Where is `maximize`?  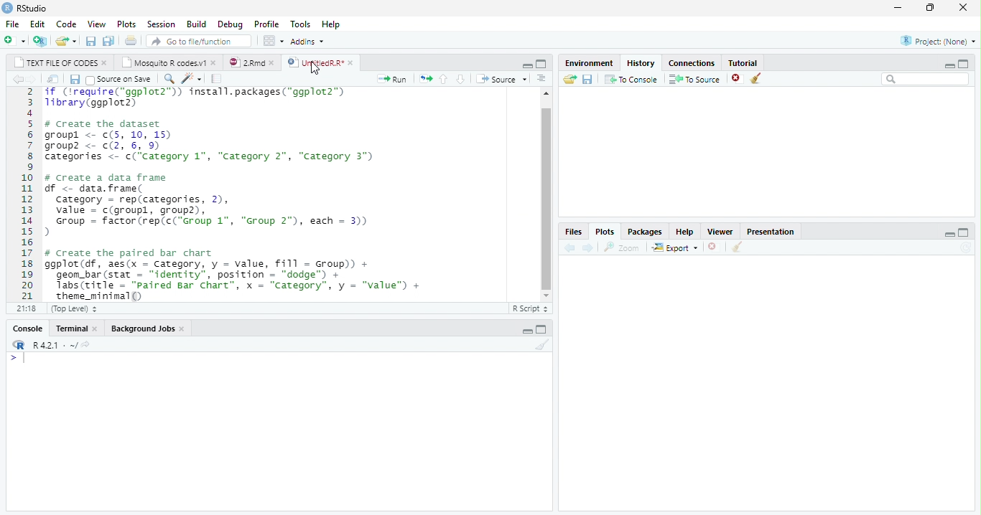
maximize is located at coordinates (930, 8).